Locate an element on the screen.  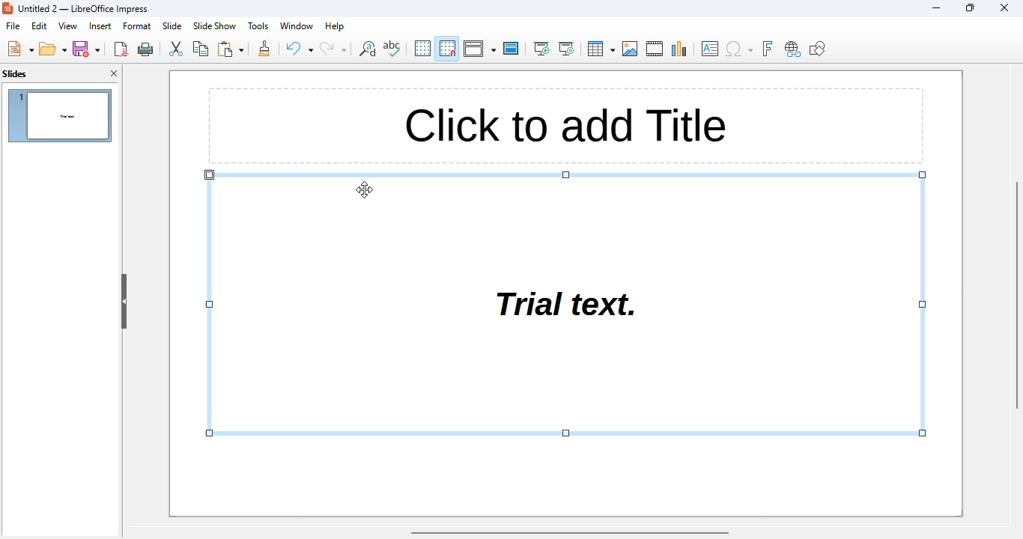
minimize is located at coordinates (936, 7).